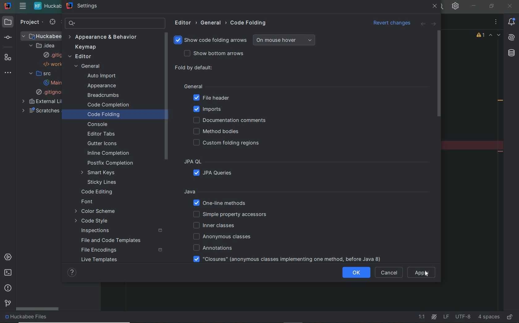  I want to click on ok, so click(358, 273).